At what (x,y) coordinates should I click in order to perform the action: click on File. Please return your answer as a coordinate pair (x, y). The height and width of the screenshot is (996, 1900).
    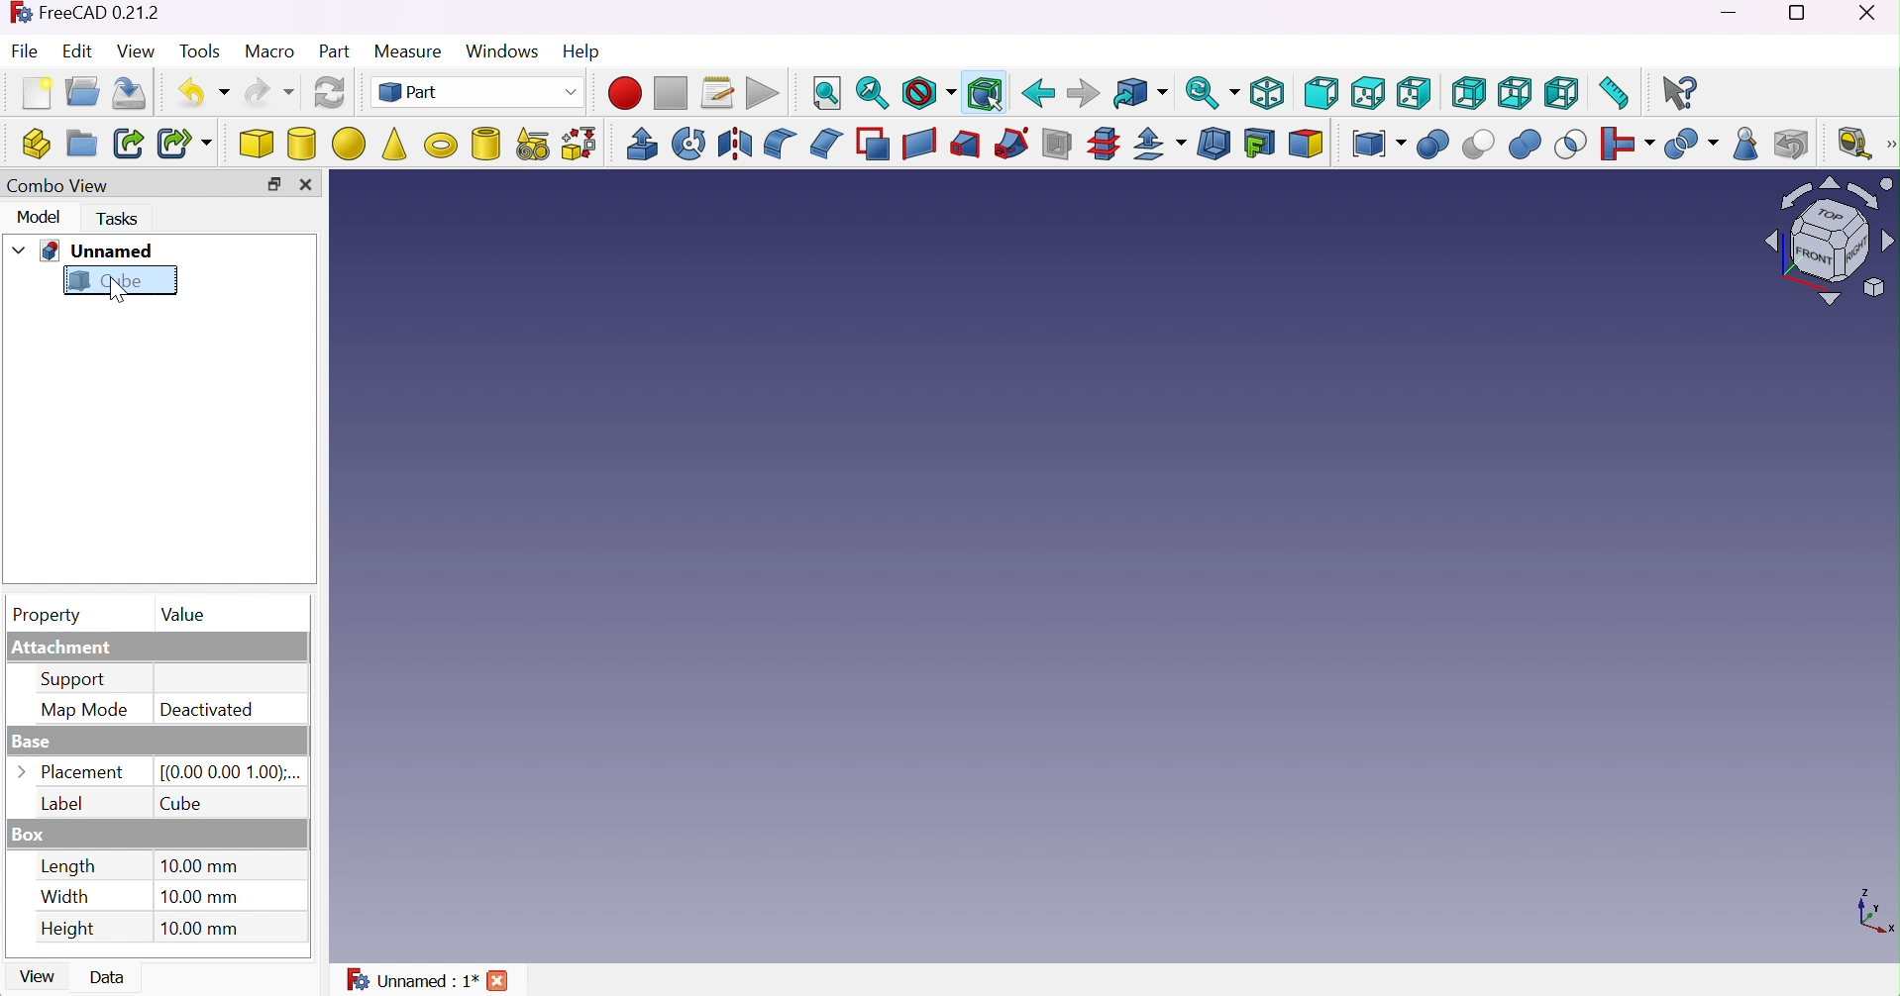
    Looking at the image, I should click on (26, 51).